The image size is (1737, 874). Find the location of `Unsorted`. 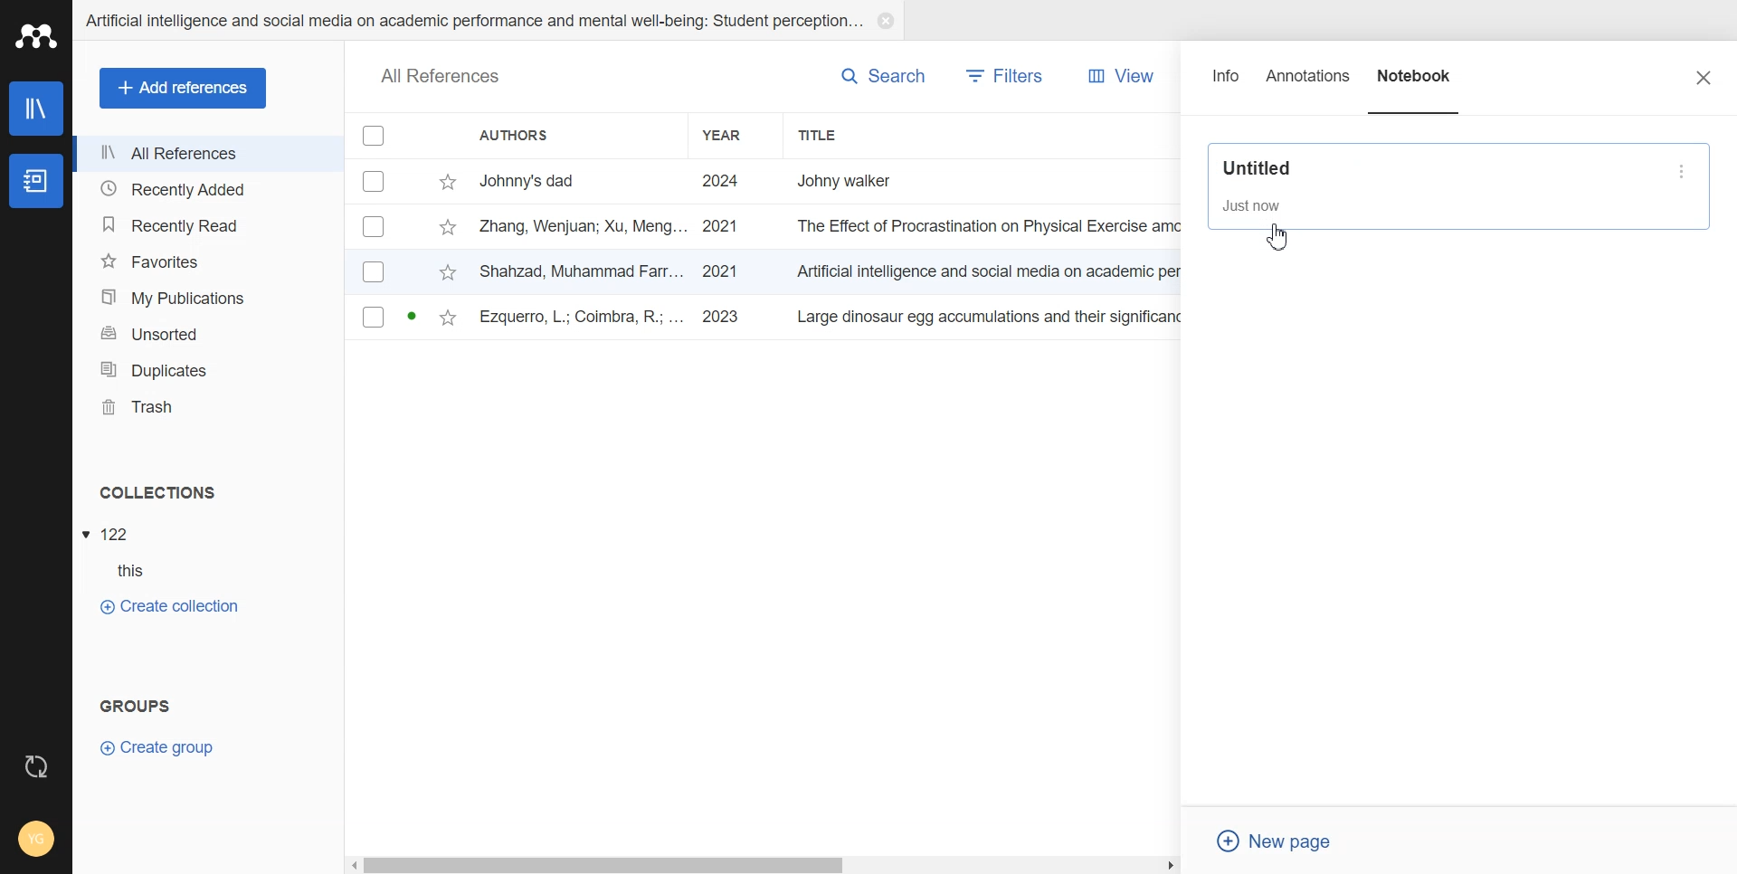

Unsorted is located at coordinates (208, 333).